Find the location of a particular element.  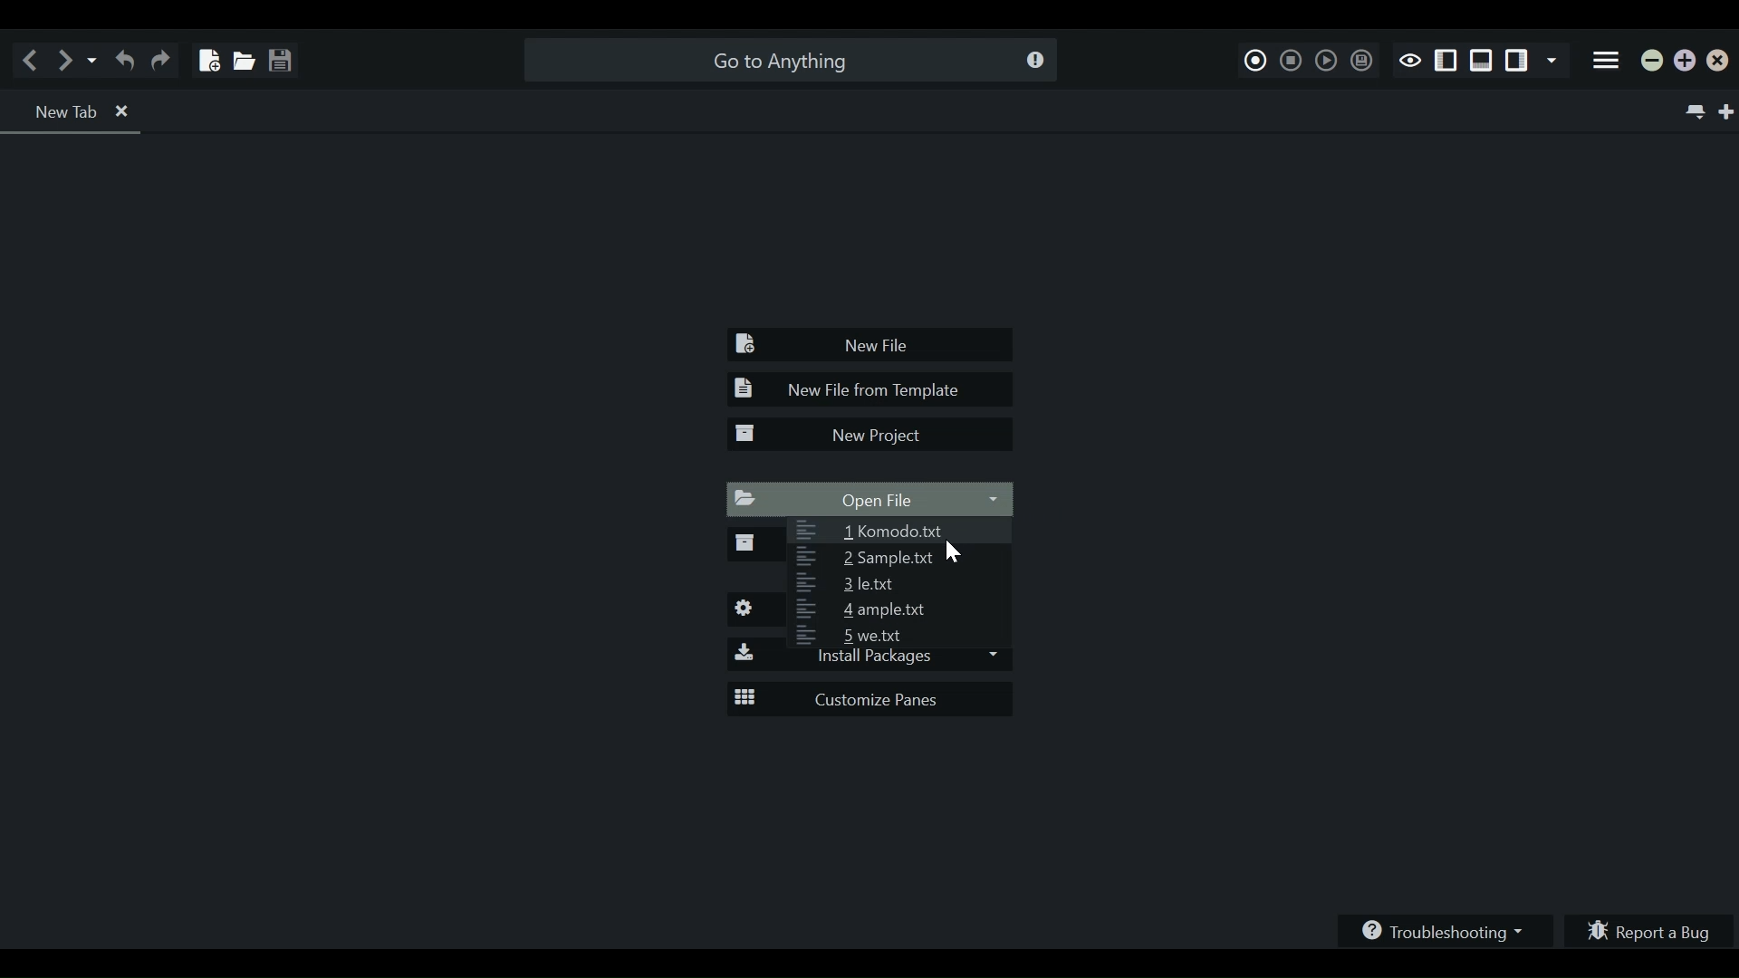

Redo is located at coordinates (164, 60).